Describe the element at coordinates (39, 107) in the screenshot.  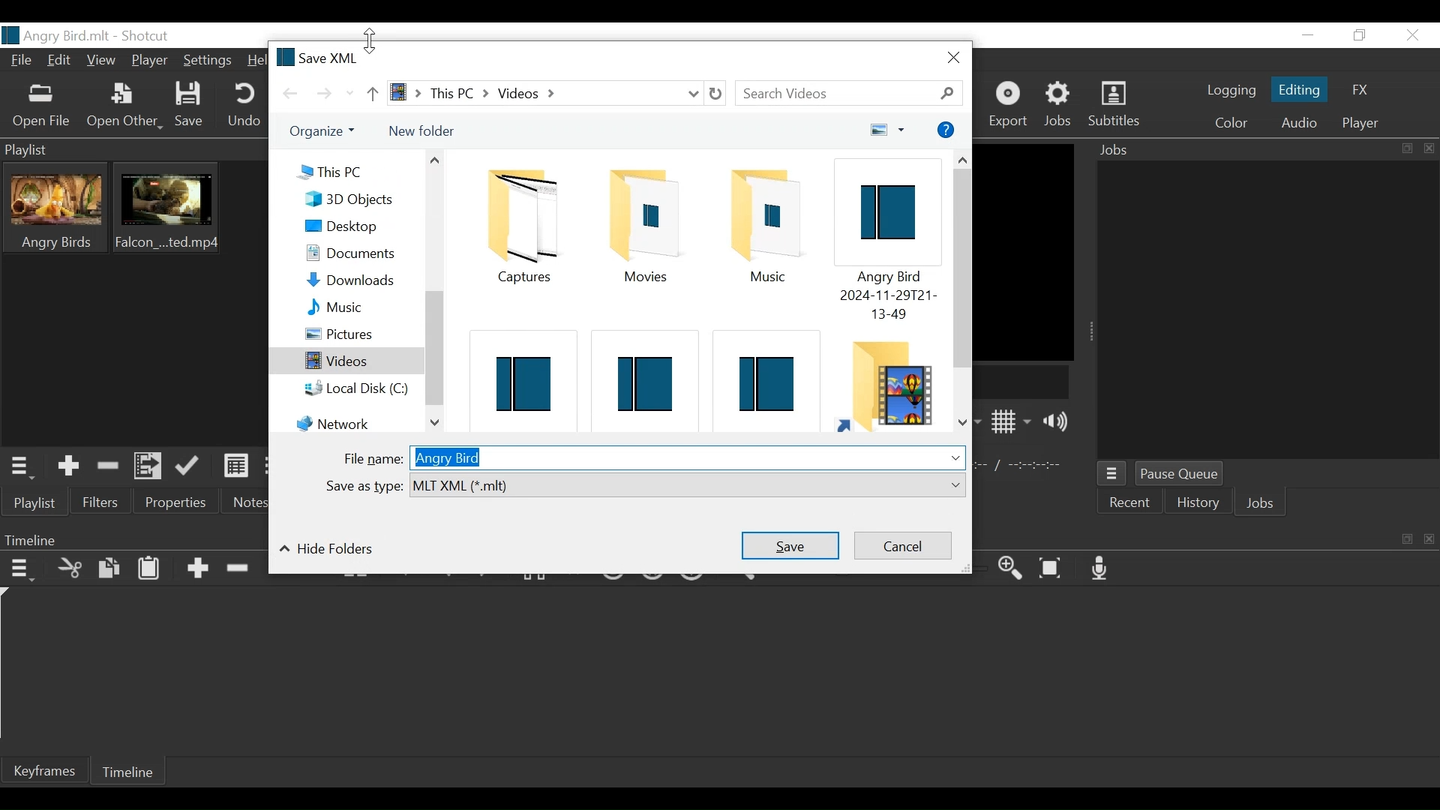
I see `Open File` at that location.